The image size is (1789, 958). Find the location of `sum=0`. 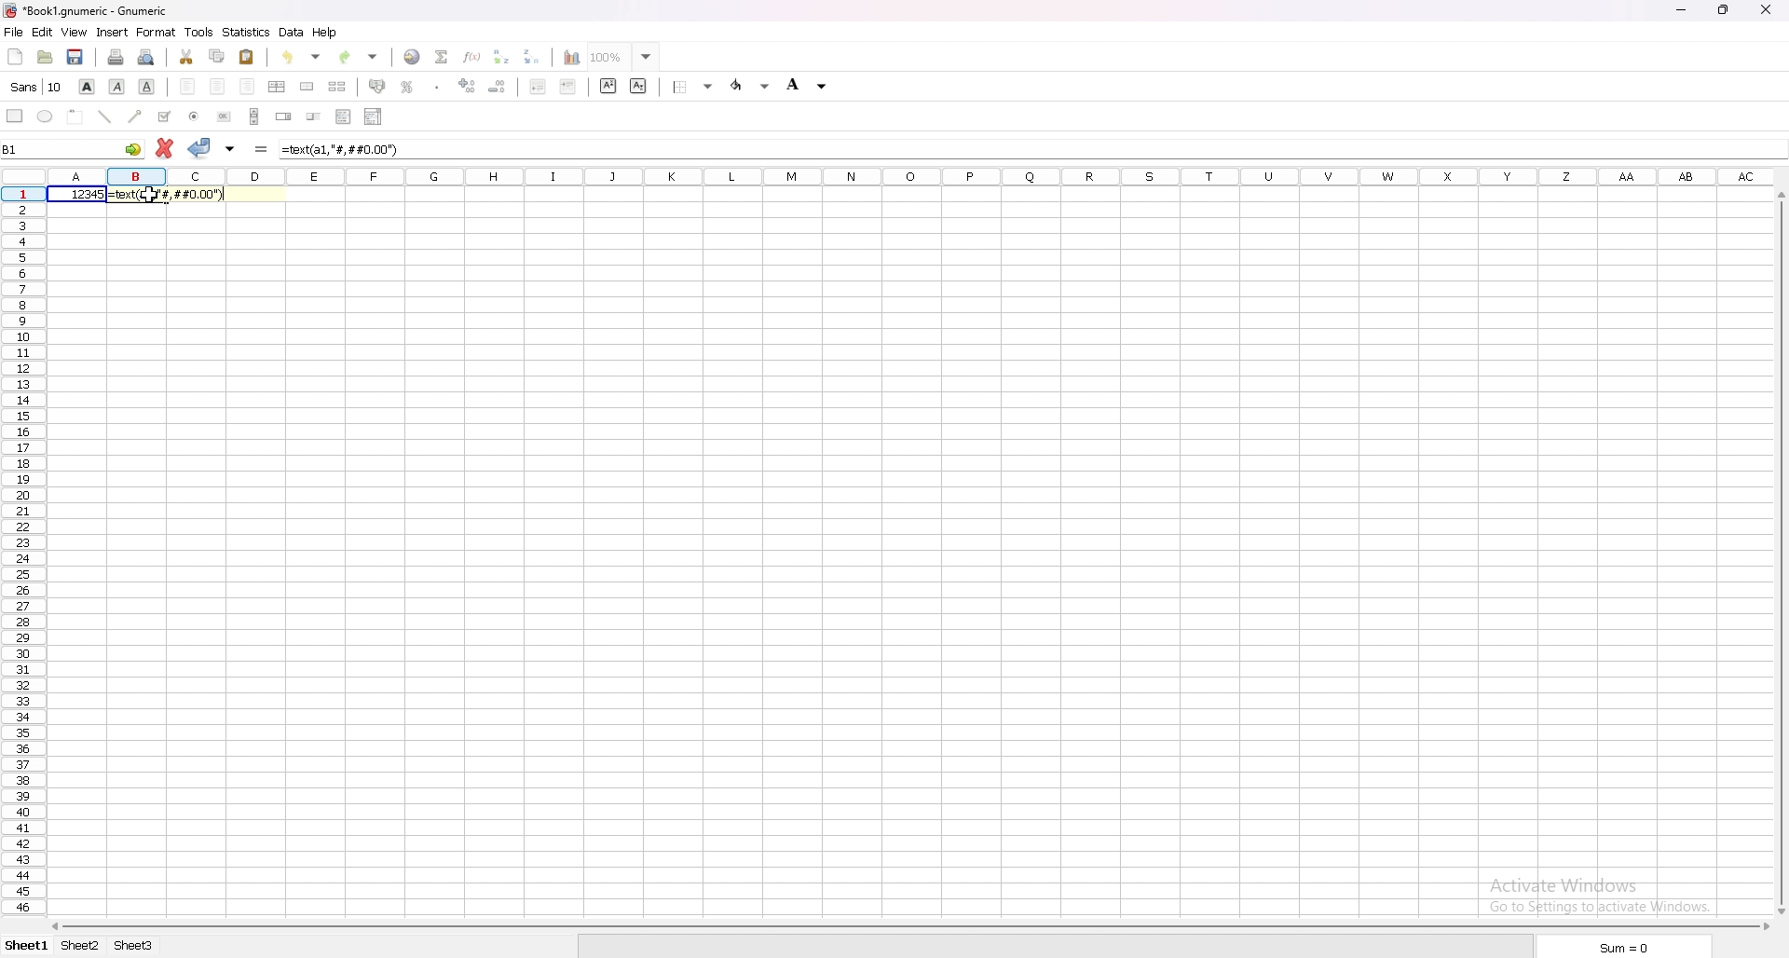

sum=0 is located at coordinates (1622, 947).